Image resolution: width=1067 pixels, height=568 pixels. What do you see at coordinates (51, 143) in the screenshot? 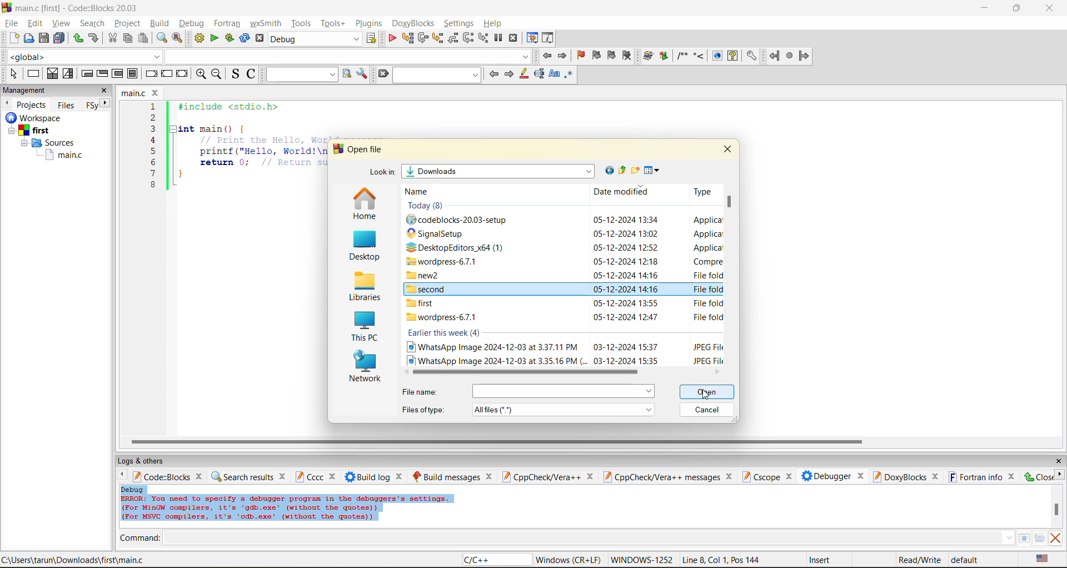
I see `Sources` at bounding box center [51, 143].